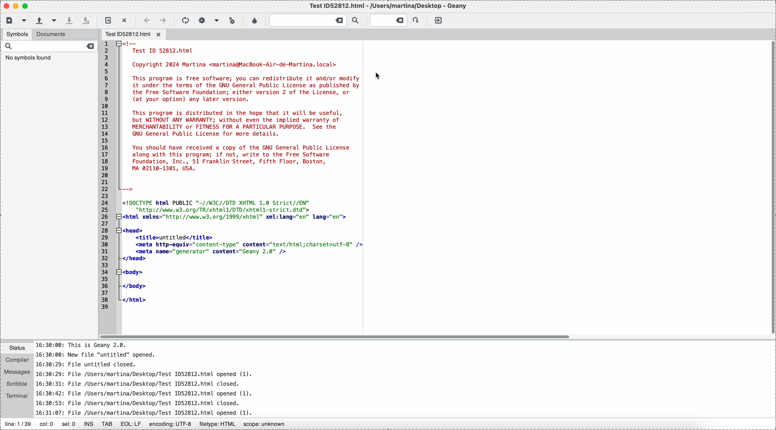 The image size is (776, 430). I want to click on 16:30:00 This is Geany 2.0. 16:30:00 New file "untitled" open. 16:30:29 file untitled closed, so click(174, 378).